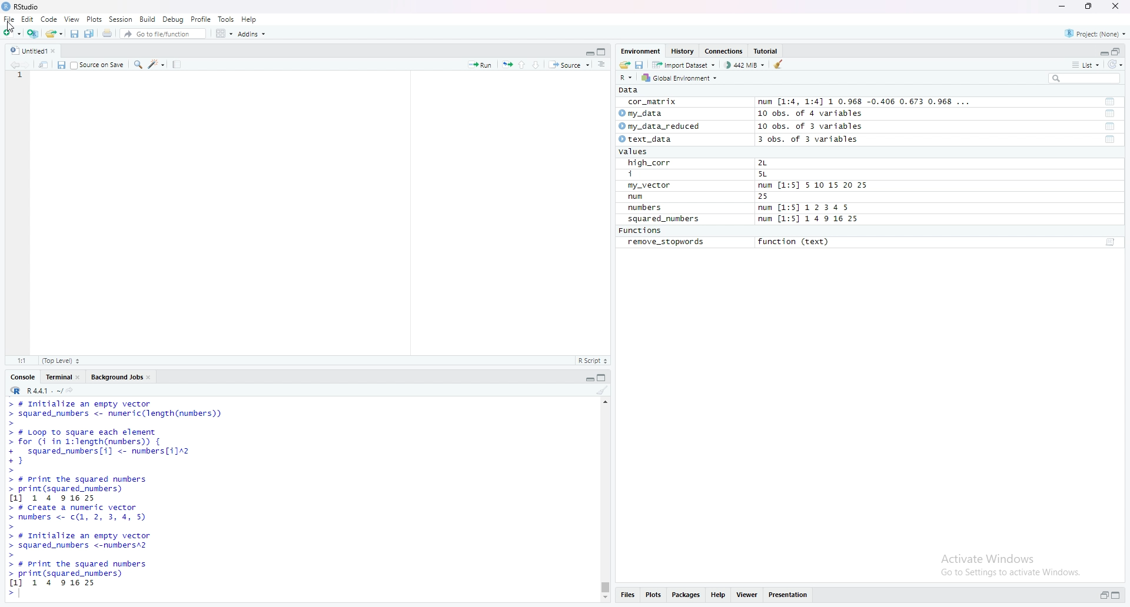 The width and height of the screenshot is (1130, 607). Describe the element at coordinates (650, 139) in the screenshot. I see `text_data` at that location.